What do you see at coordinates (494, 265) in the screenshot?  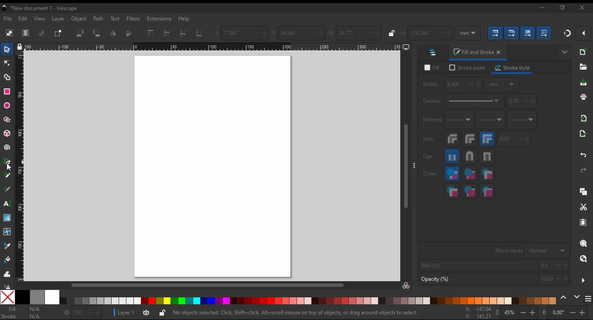 I see `blur` at bounding box center [494, 265].